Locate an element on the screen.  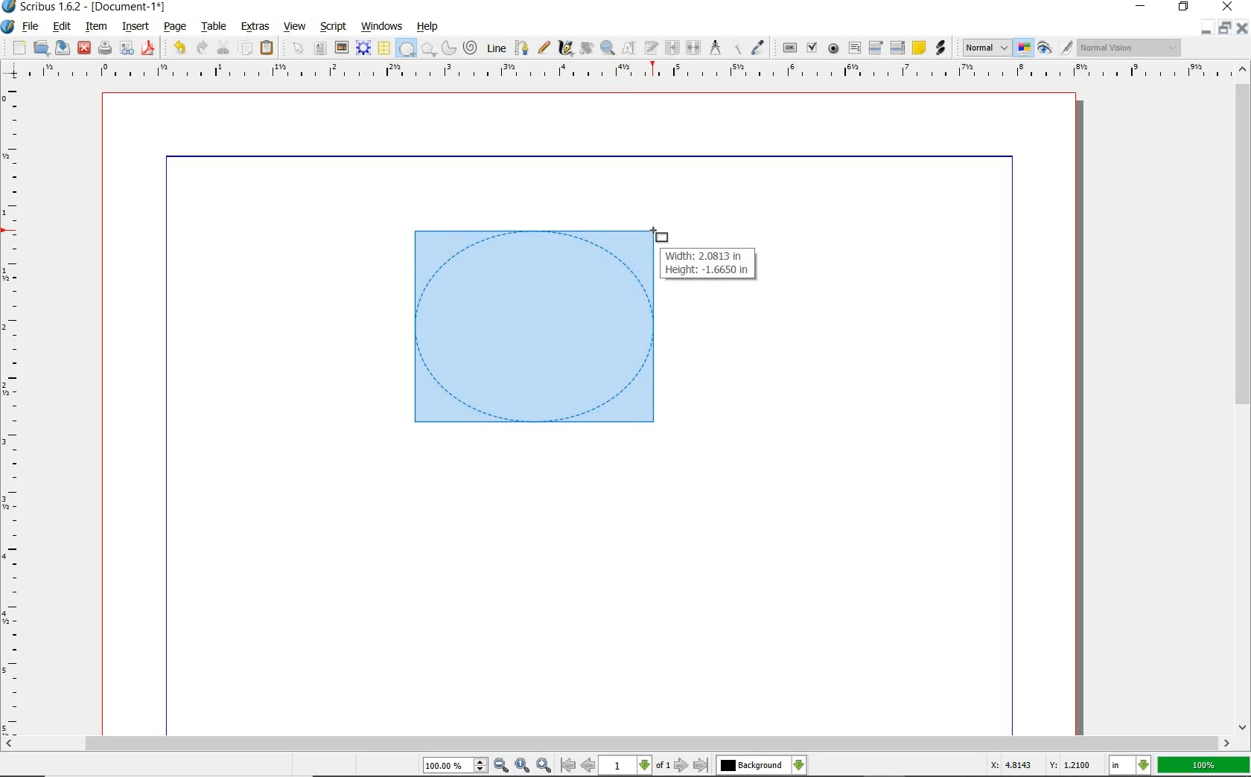
SPIRAL is located at coordinates (469, 48).